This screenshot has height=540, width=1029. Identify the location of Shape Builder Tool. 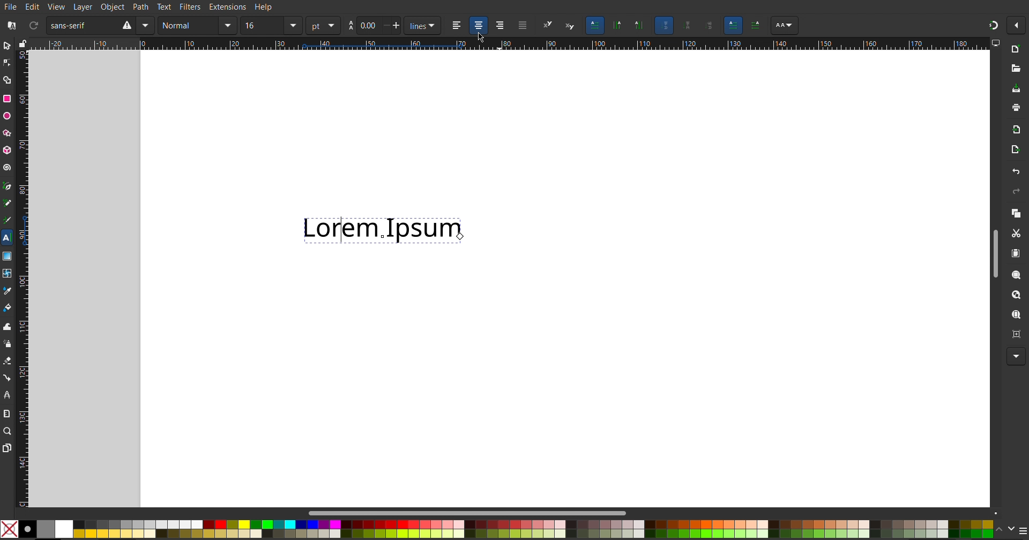
(7, 81).